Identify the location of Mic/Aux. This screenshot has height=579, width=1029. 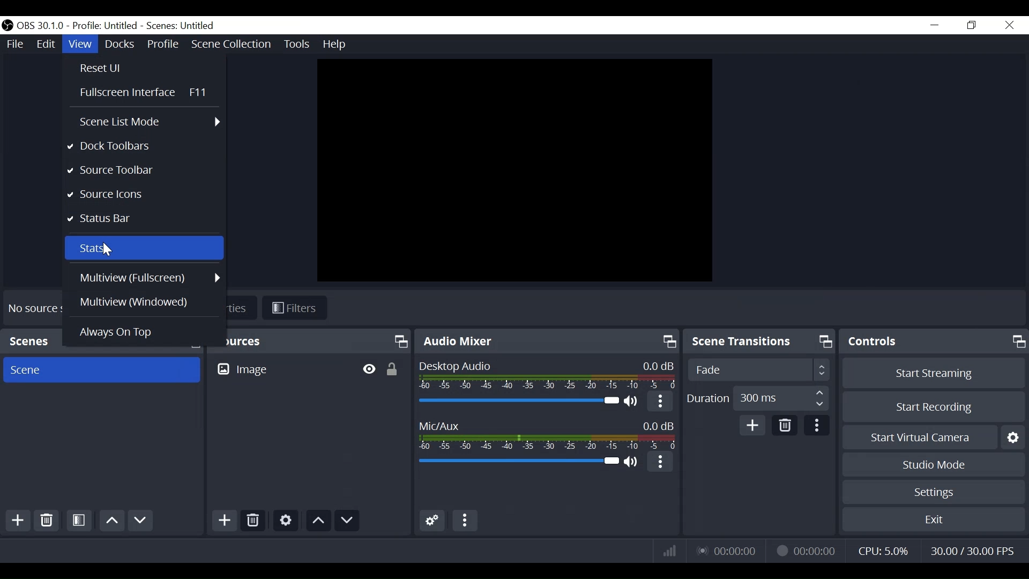
(548, 434).